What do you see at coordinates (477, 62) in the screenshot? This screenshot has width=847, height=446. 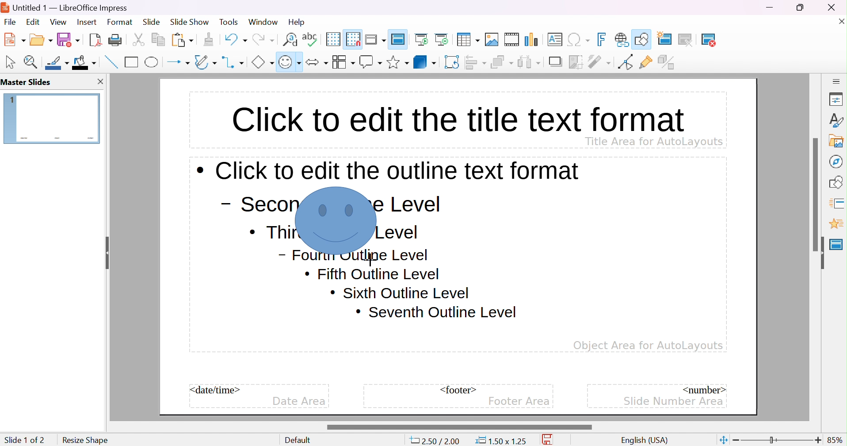 I see `align objects` at bounding box center [477, 62].